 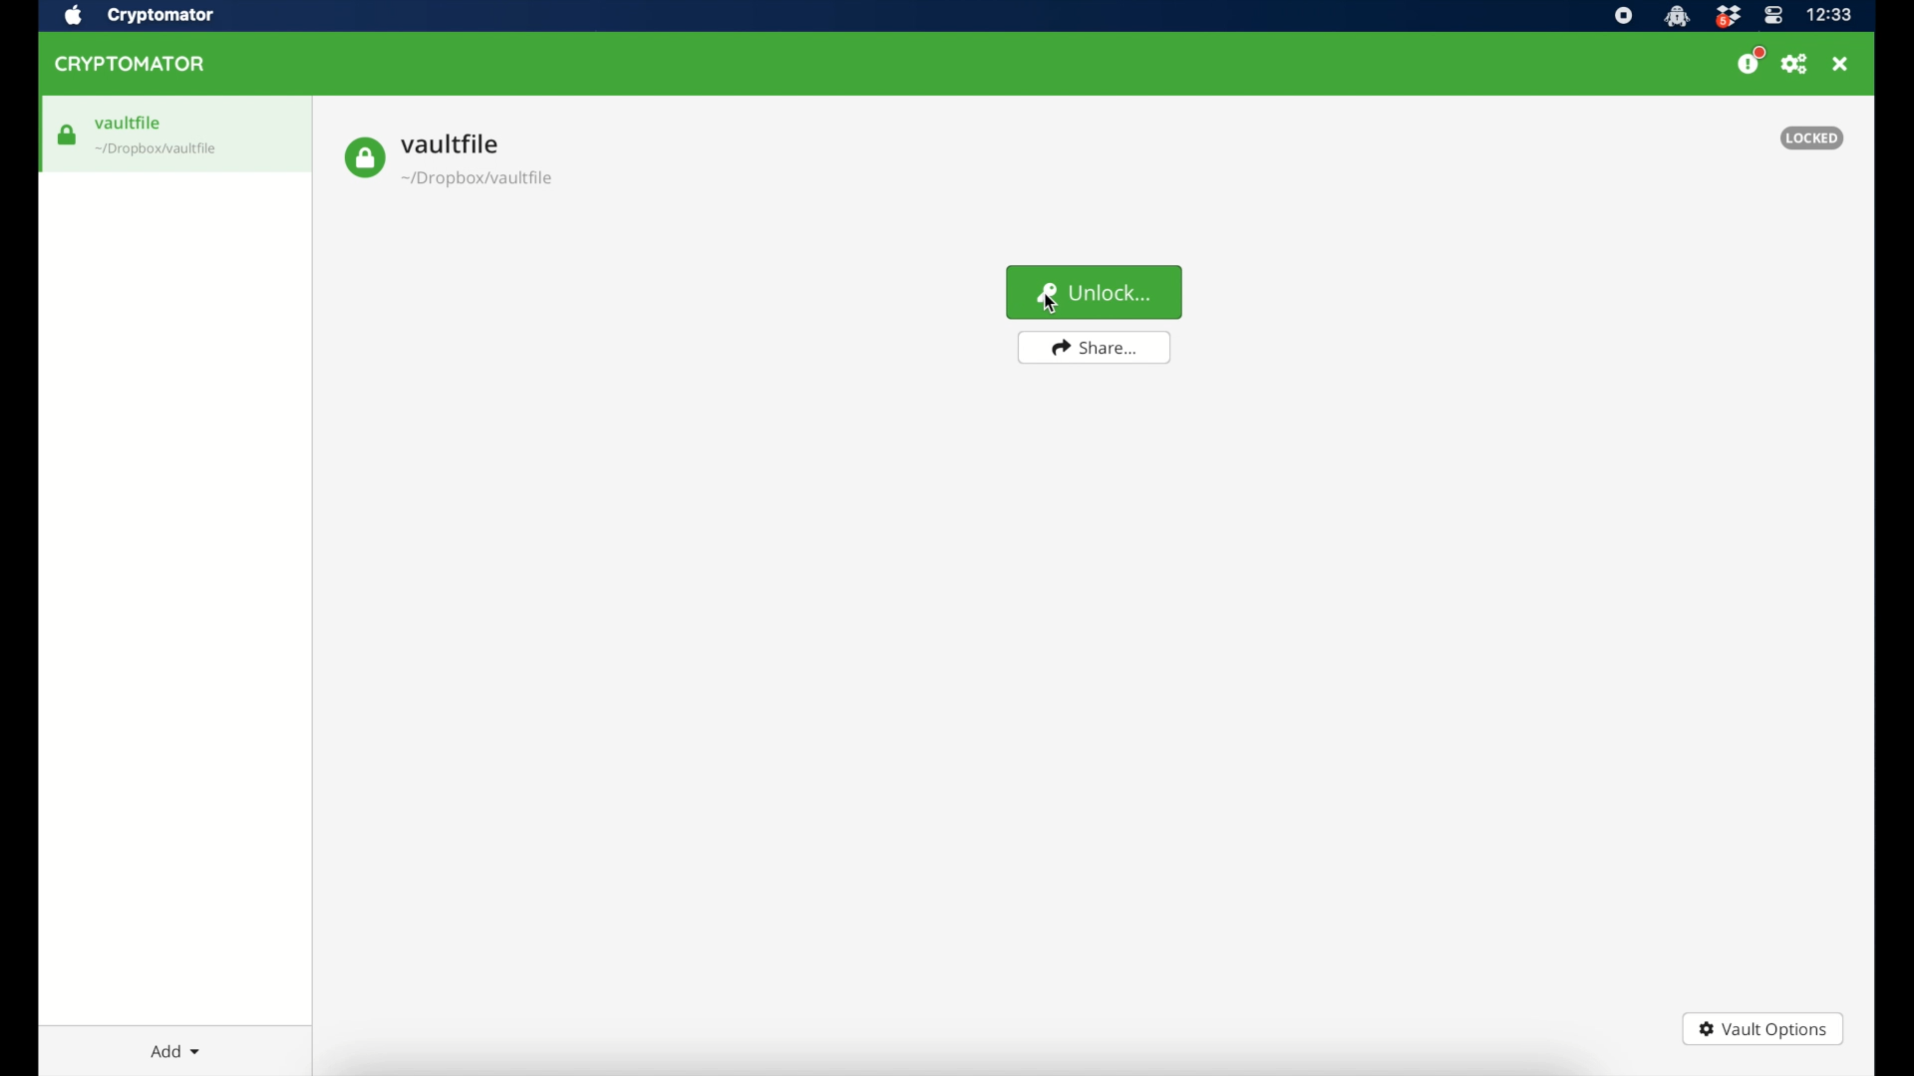 I want to click on preferences, so click(x=1795, y=65).